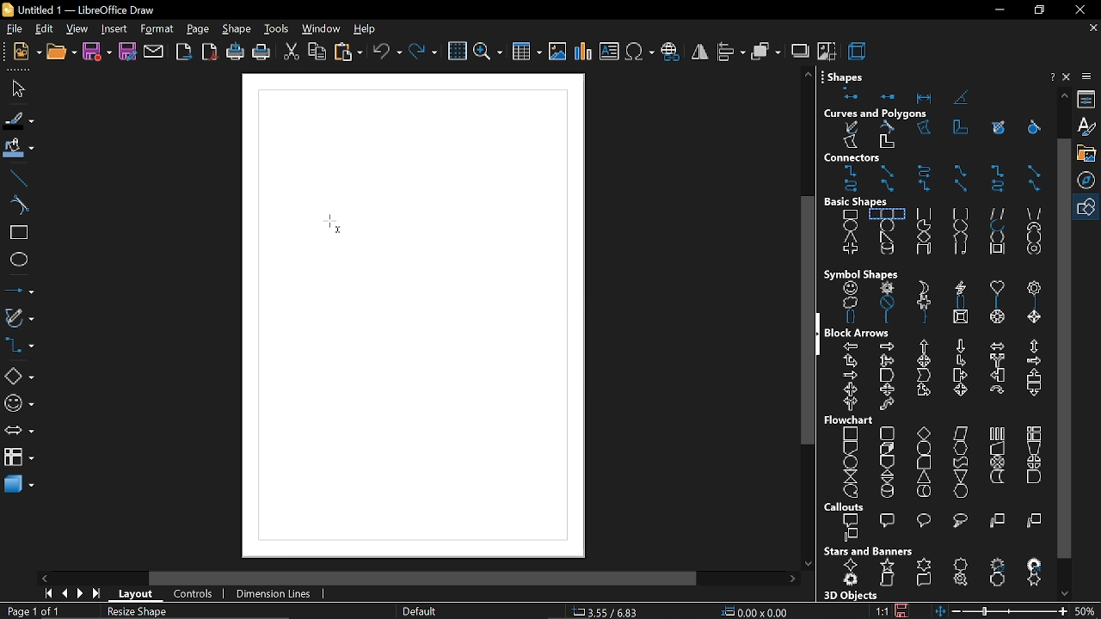 This screenshot has height=619, width=1101. I want to click on new, so click(23, 52).